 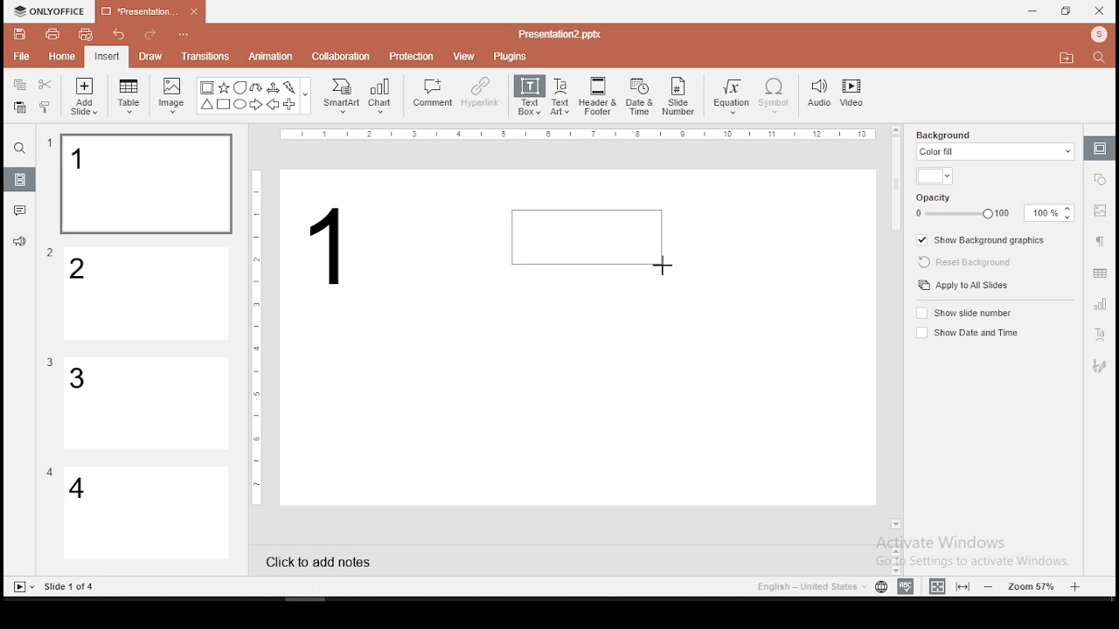 What do you see at coordinates (20, 33) in the screenshot?
I see `save` at bounding box center [20, 33].